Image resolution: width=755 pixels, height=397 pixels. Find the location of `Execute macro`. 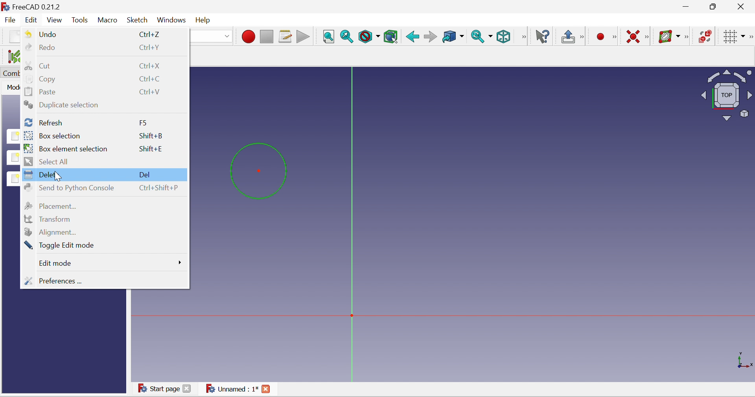

Execute macro is located at coordinates (303, 37).